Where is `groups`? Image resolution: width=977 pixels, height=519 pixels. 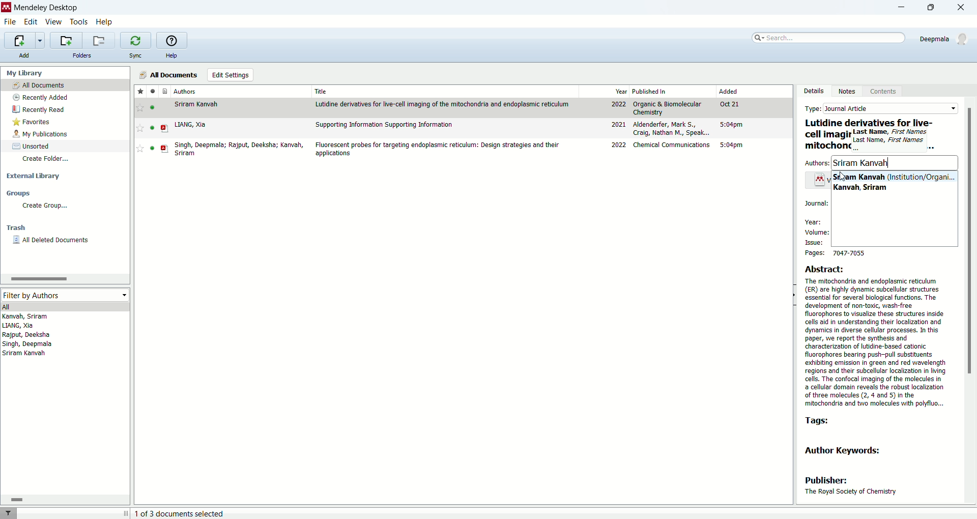
groups is located at coordinates (21, 193).